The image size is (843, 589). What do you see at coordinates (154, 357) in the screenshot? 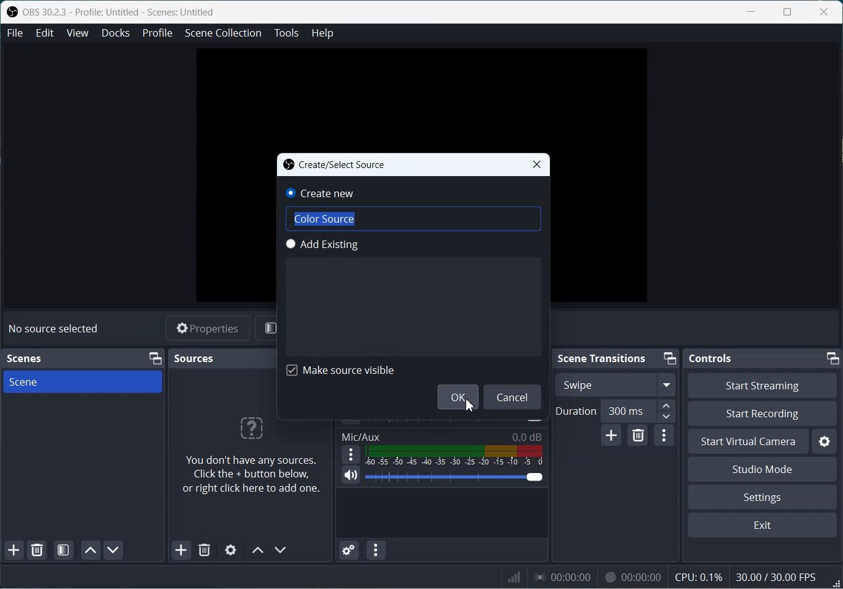
I see `Minimize` at bounding box center [154, 357].